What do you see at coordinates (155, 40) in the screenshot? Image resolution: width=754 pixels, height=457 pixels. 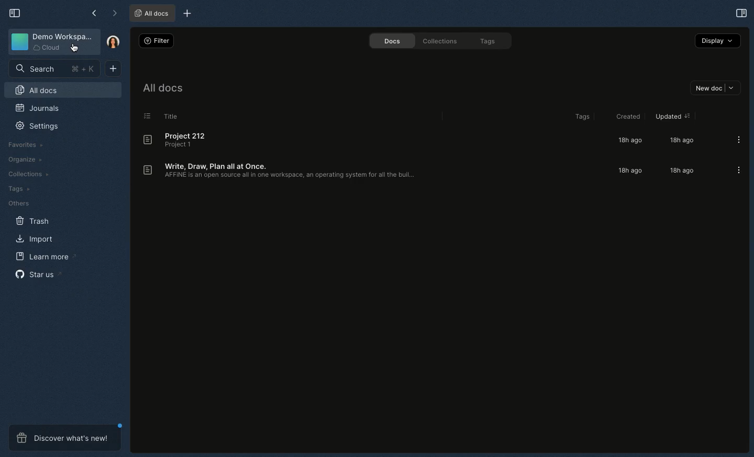 I see `Filter` at bounding box center [155, 40].